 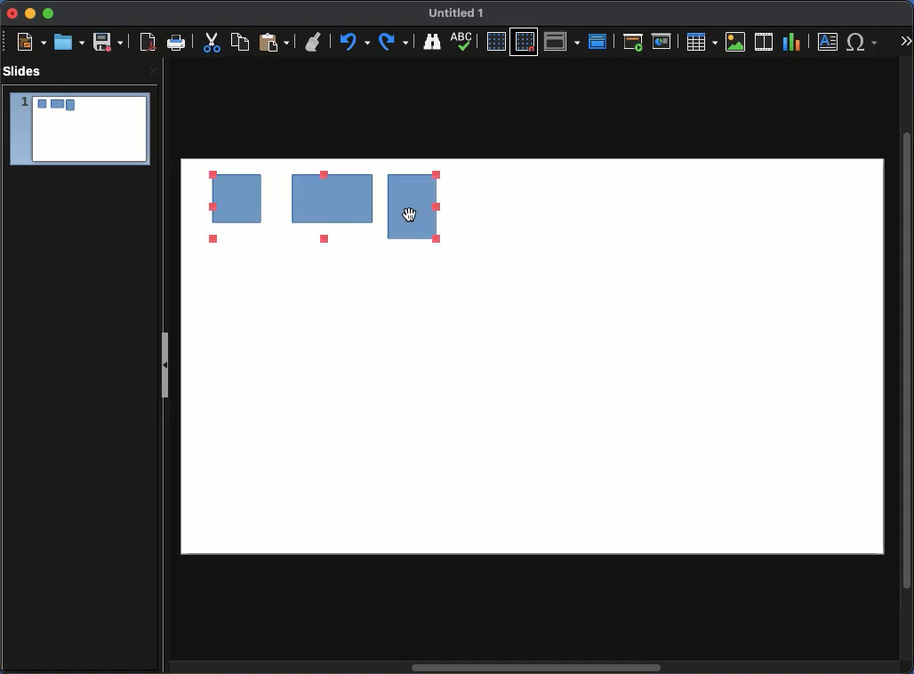 What do you see at coordinates (152, 73) in the screenshot?
I see `Close` at bounding box center [152, 73].